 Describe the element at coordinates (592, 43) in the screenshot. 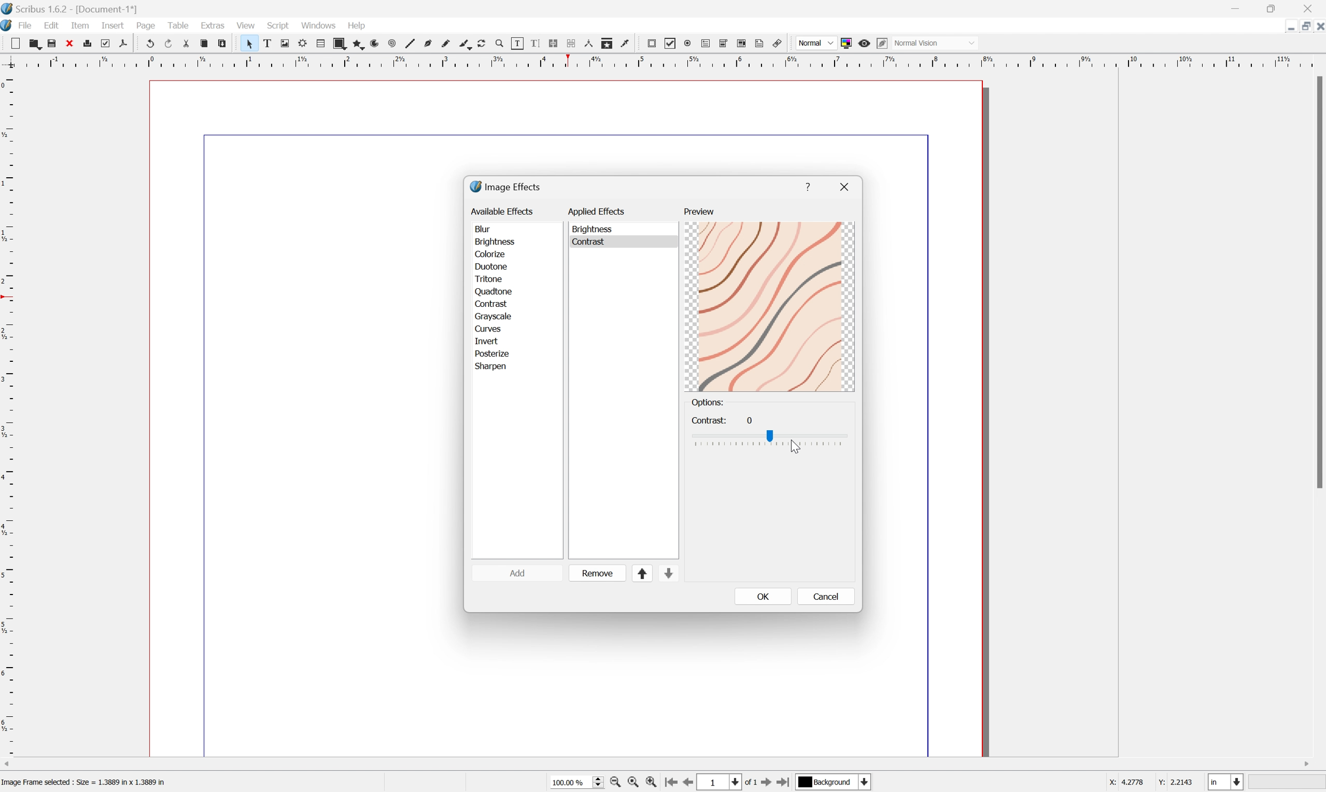

I see `Measurements` at that location.